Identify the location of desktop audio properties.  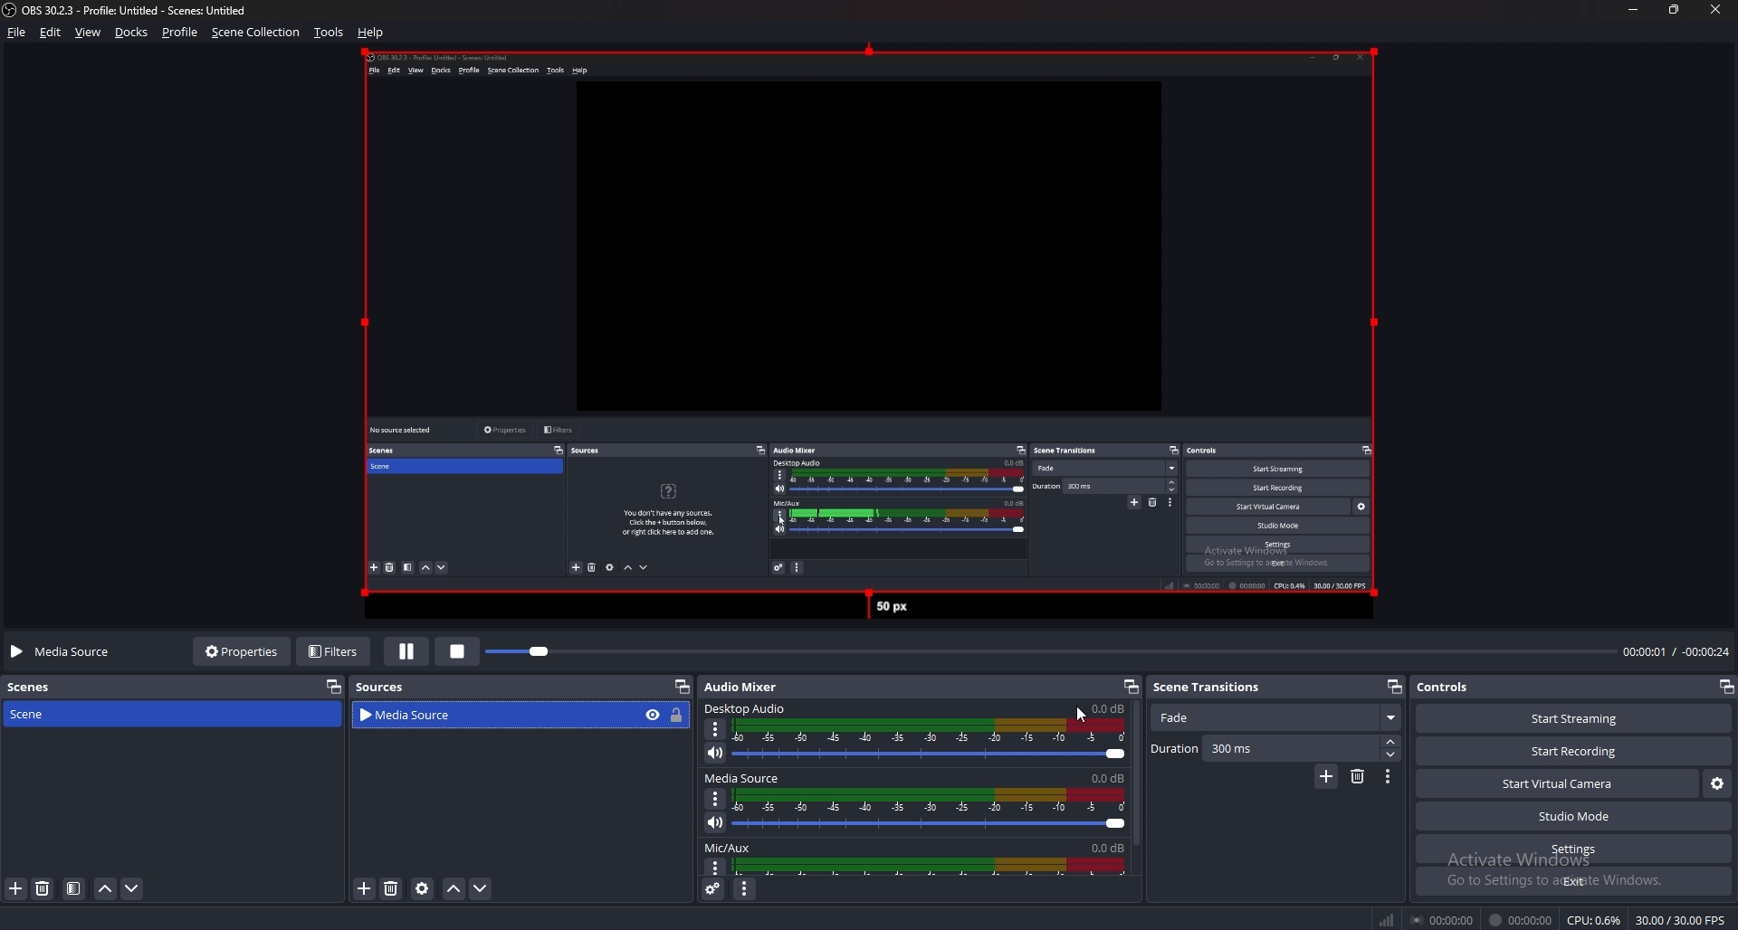
(714, 728).